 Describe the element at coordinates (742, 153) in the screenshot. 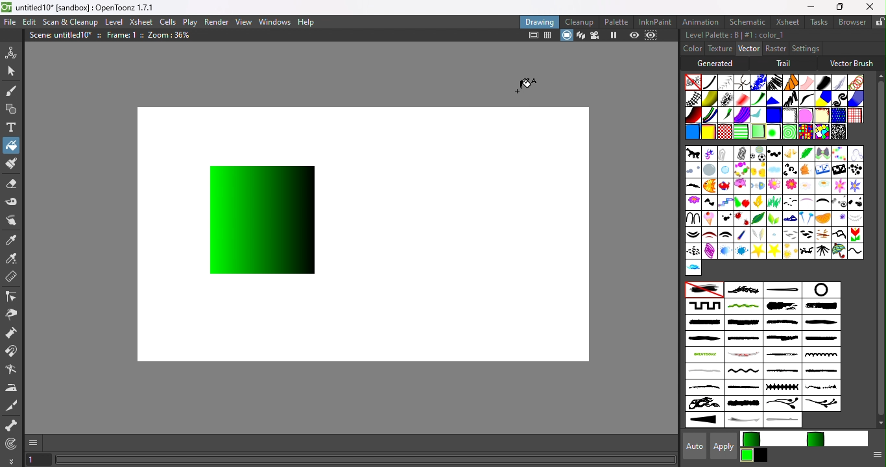

I see `atta` at that location.